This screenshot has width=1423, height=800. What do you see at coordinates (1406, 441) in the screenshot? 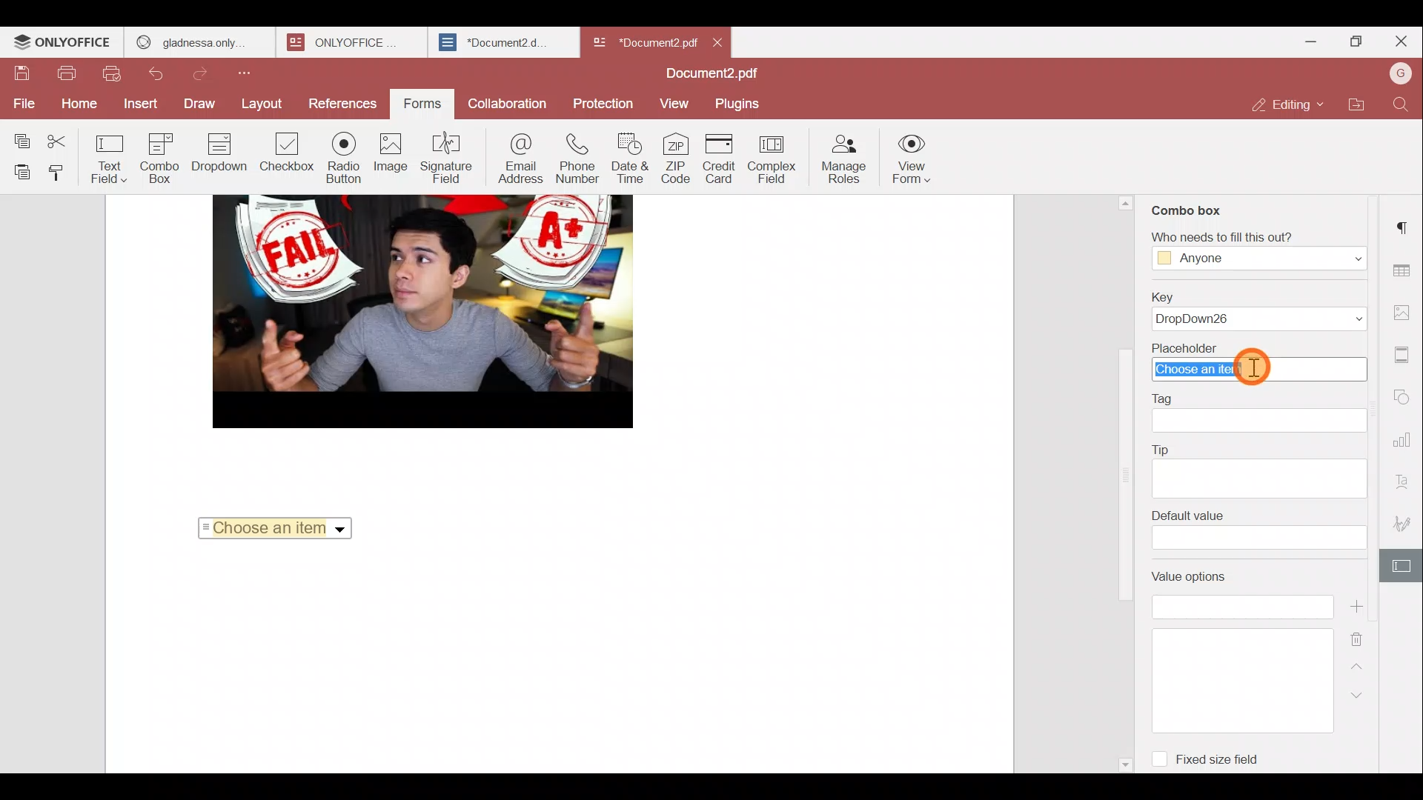
I see `Chart settings` at bounding box center [1406, 441].